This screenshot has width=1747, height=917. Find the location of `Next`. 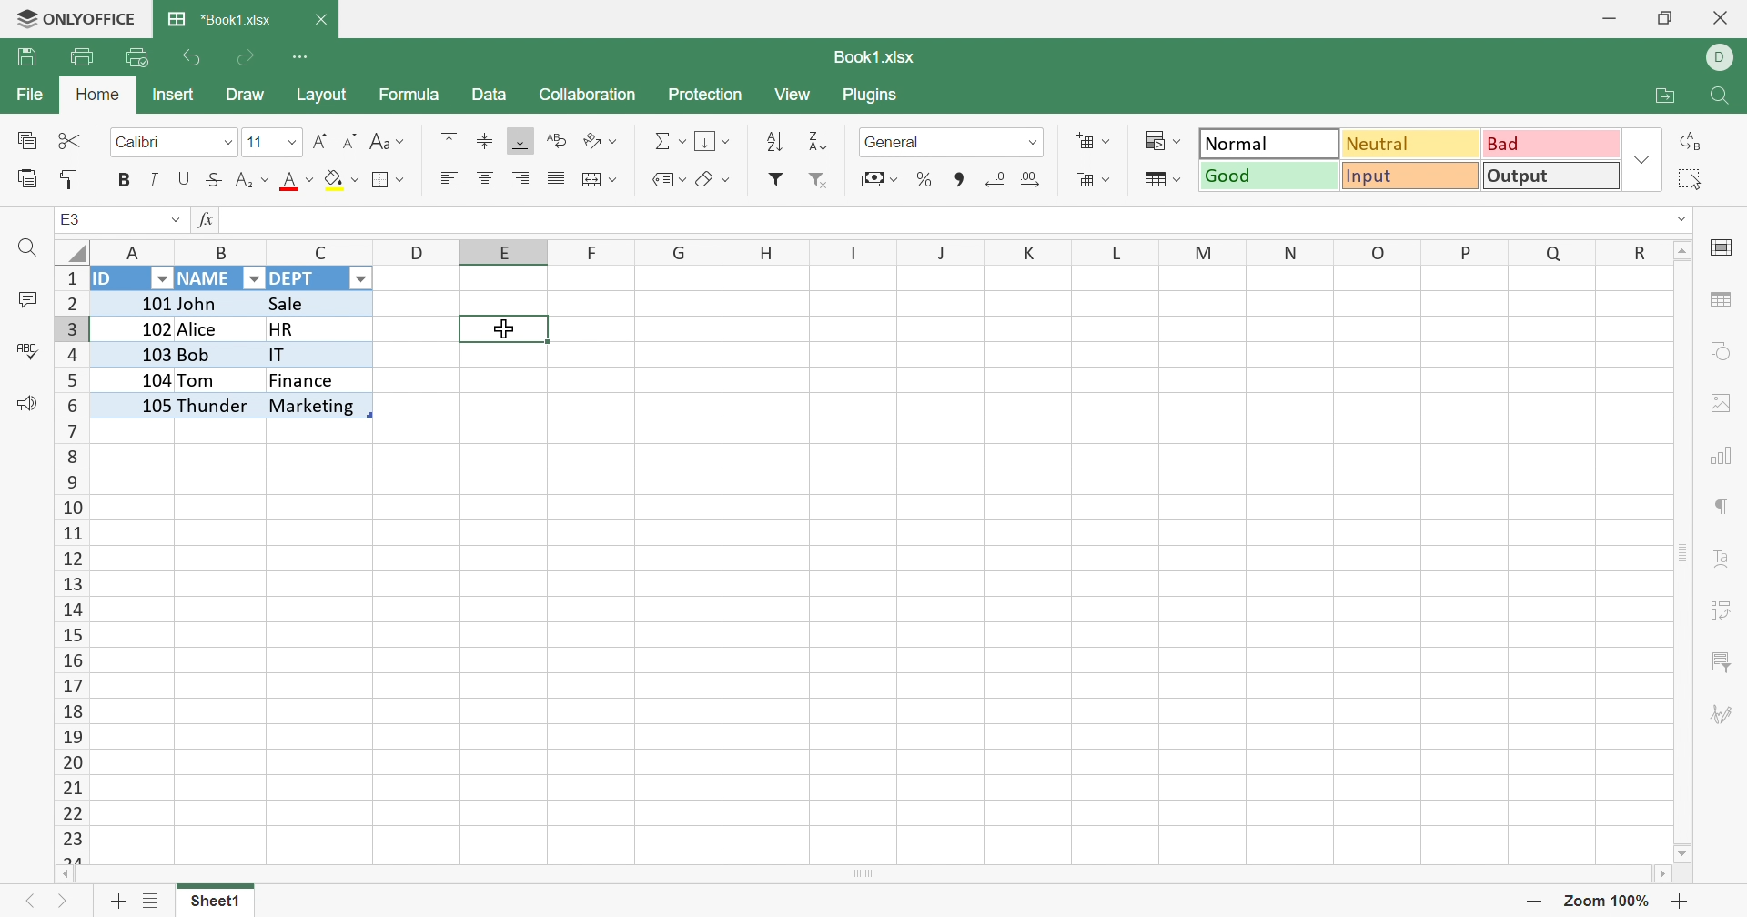

Next is located at coordinates (64, 902).